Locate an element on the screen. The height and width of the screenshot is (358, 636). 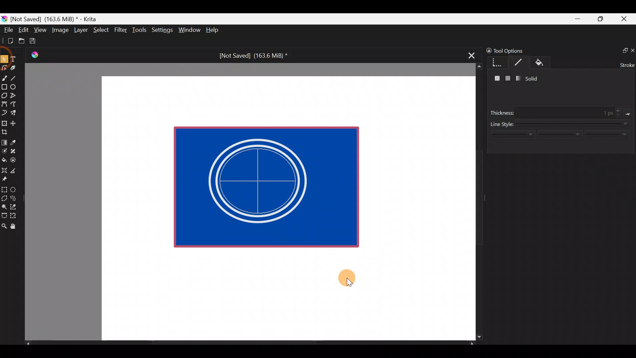
Minimize is located at coordinates (578, 19).